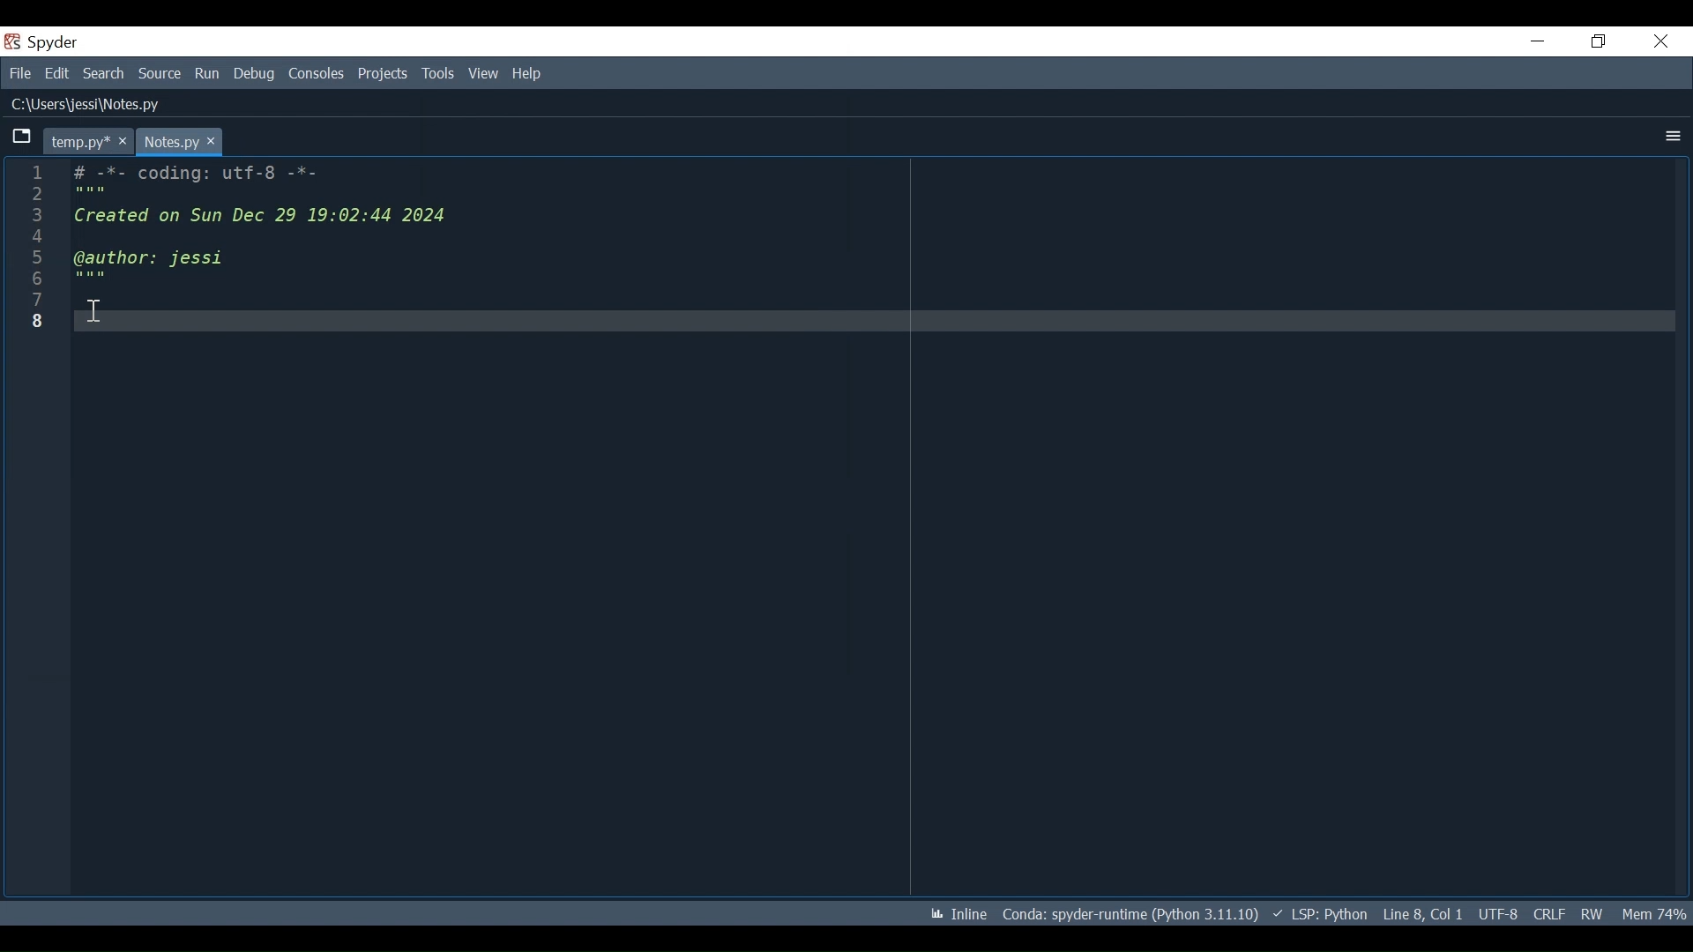 The image size is (1693, 952). What do you see at coordinates (71, 45) in the screenshot?
I see `spyder` at bounding box center [71, 45].